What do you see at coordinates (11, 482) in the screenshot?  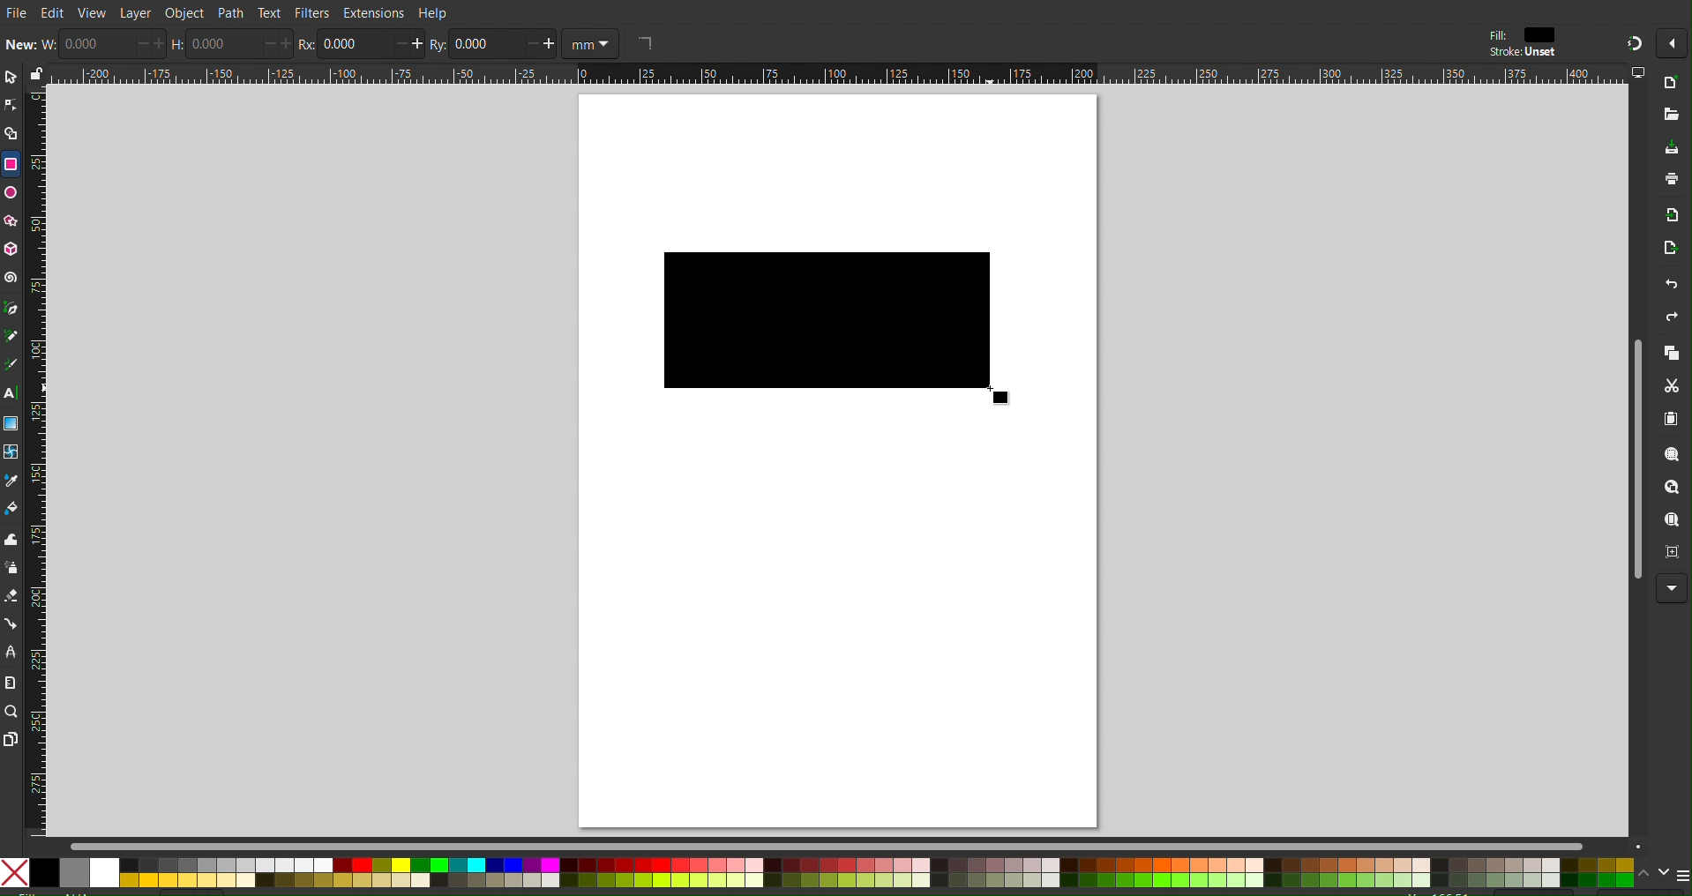 I see `Line Color` at bounding box center [11, 482].